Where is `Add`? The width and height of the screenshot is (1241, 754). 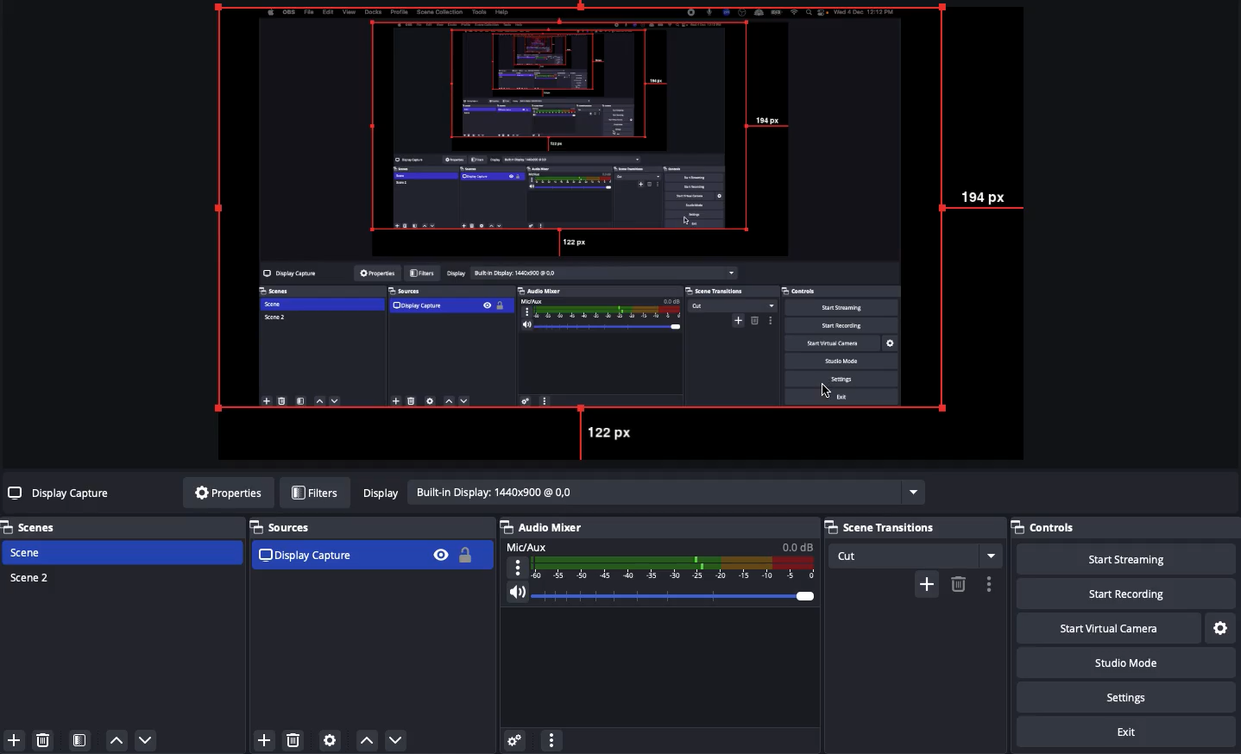 Add is located at coordinates (12, 738).